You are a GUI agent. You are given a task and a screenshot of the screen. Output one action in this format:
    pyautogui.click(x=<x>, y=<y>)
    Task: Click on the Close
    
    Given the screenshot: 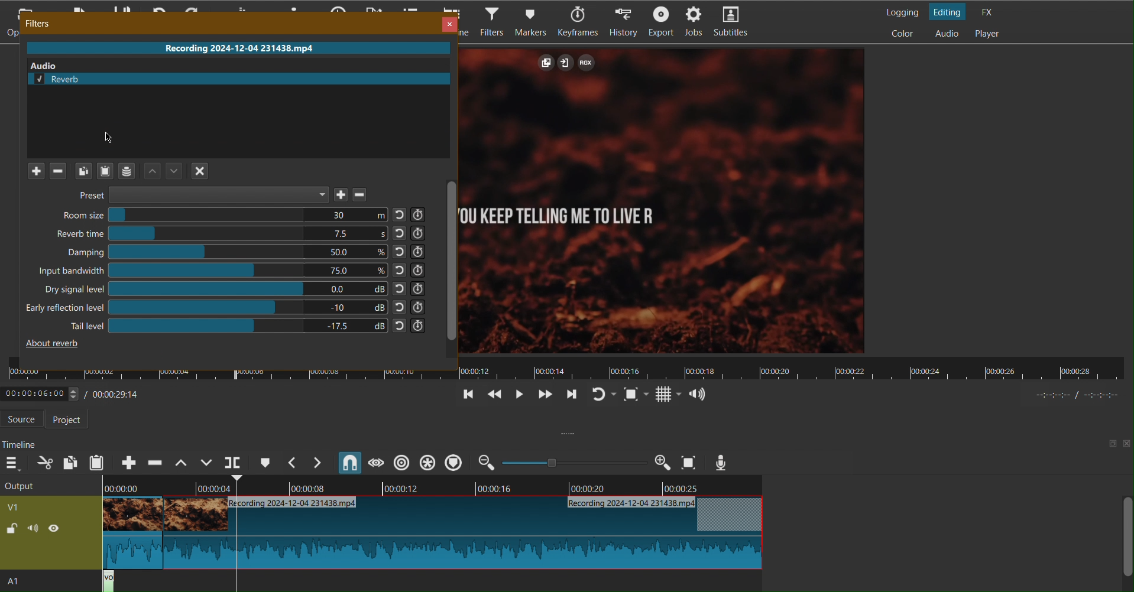 What is the action you would take?
    pyautogui.click(x=202, y=171)
    